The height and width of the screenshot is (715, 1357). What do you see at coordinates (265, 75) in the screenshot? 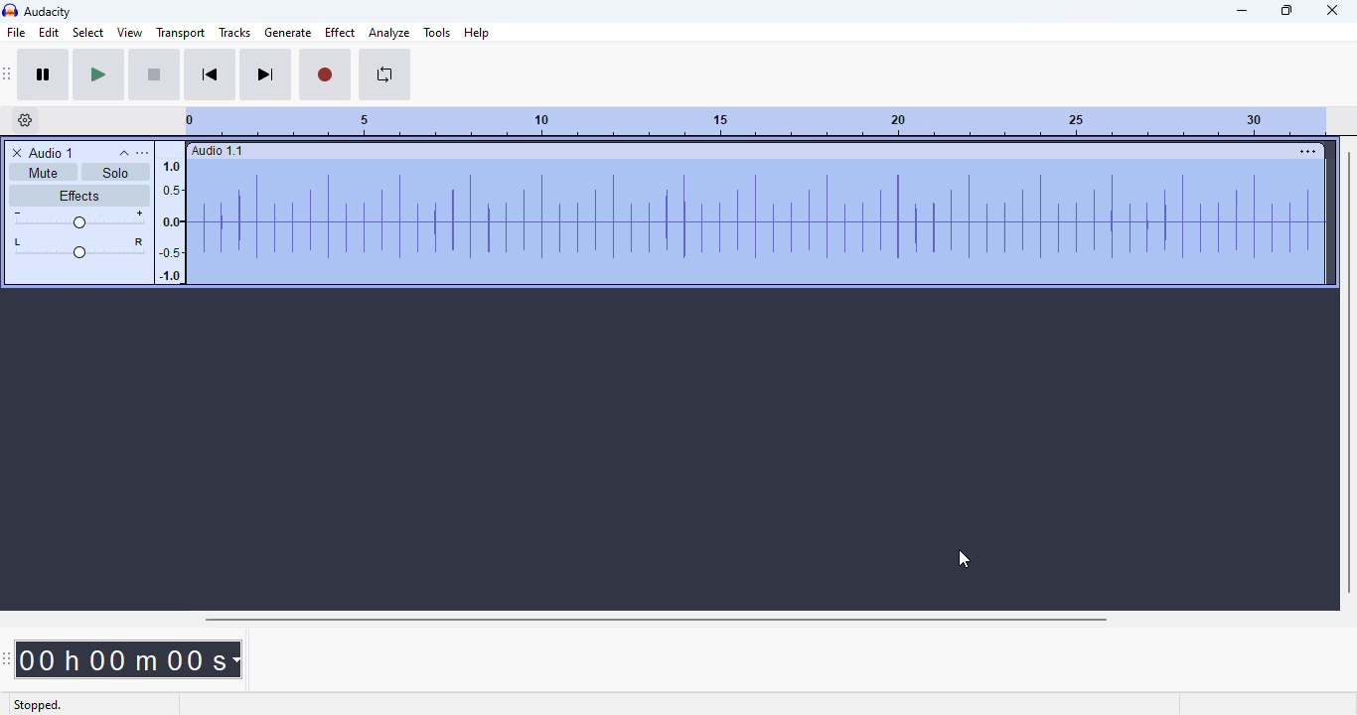
I see `skip to end` at bounding box center [265, 75].